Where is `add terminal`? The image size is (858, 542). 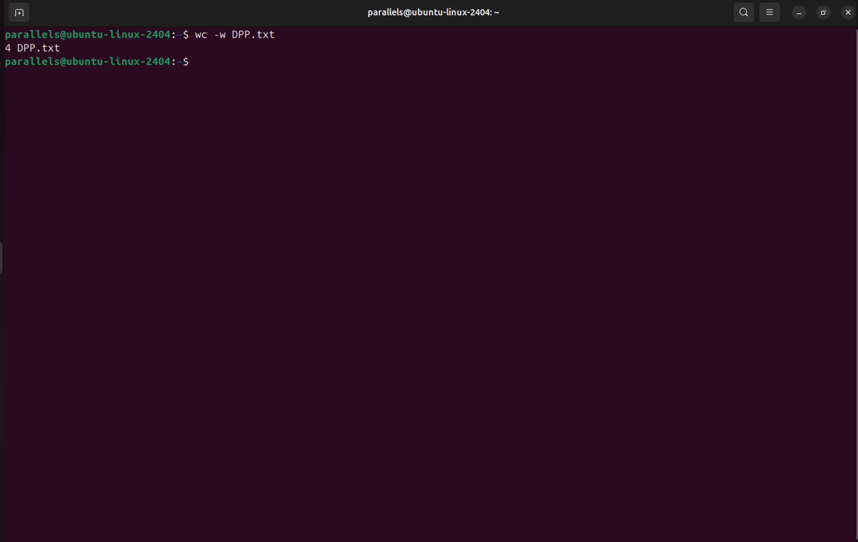 add terminal is located at coordinates (17, 13).